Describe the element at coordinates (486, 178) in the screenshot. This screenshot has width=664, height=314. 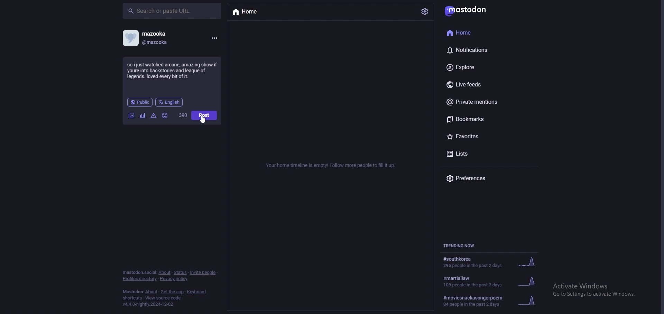
I see `preferences` at that location.